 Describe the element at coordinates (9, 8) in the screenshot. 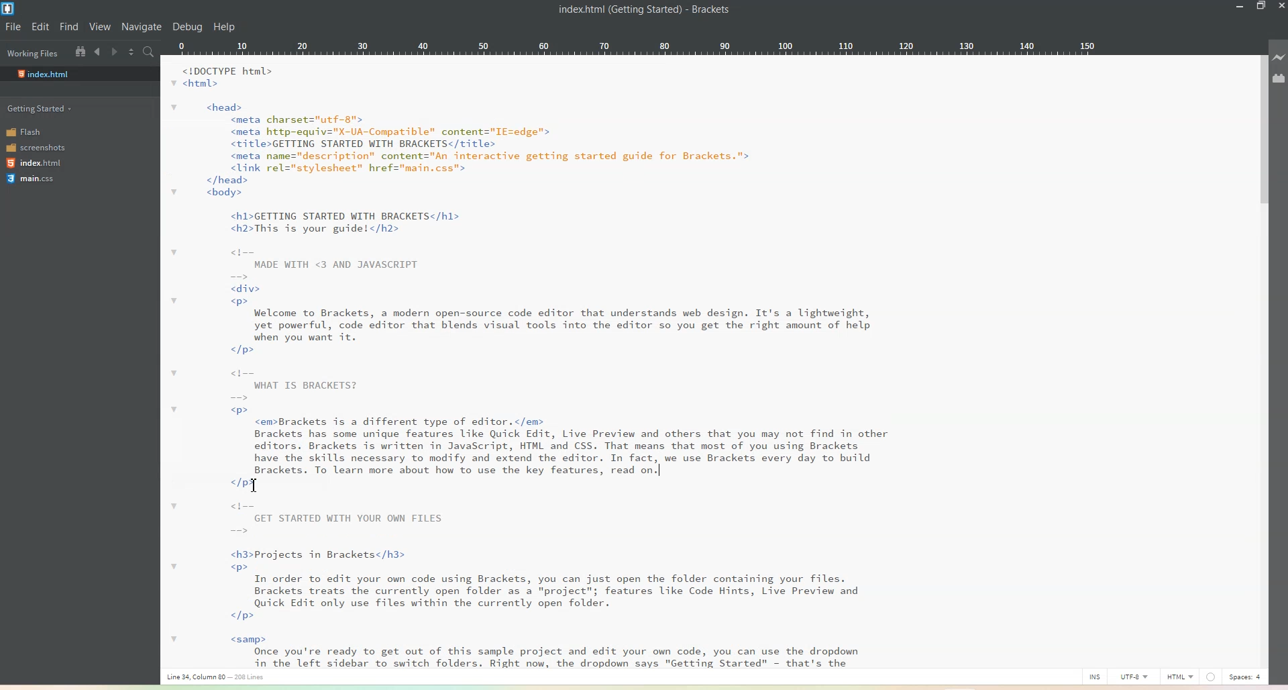

I see `Logo` at that location.